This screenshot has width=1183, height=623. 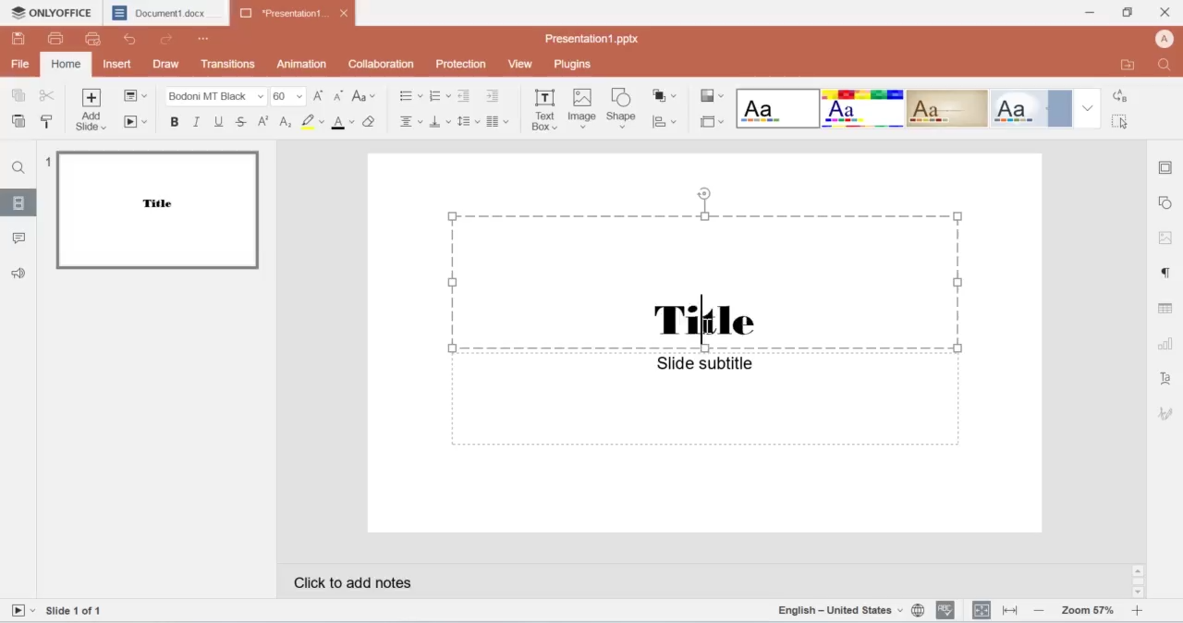 I want to click on font size, so click(x=290, y=95).